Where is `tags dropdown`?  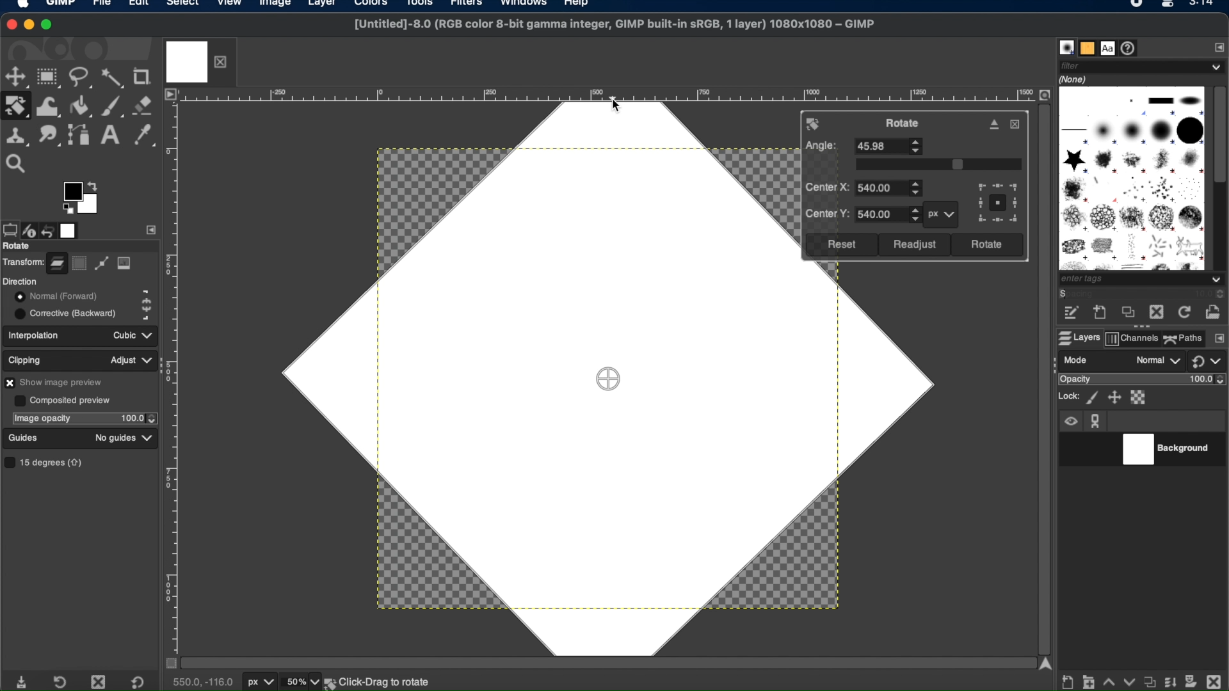
tags dropdown is located at coordinates (1143, 280).